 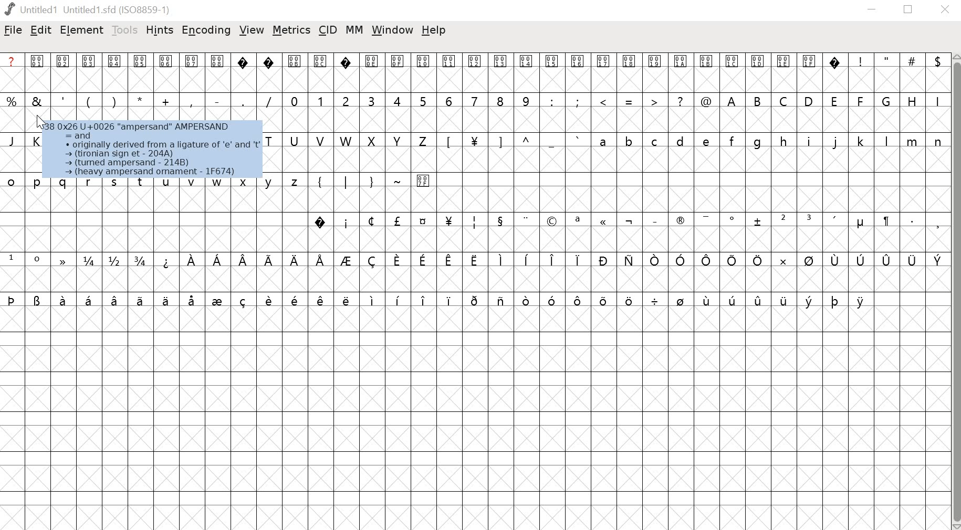 What do you see at coordinates (269, 73) in the screenshot?
I see `?` at bounding box center [269, 73].